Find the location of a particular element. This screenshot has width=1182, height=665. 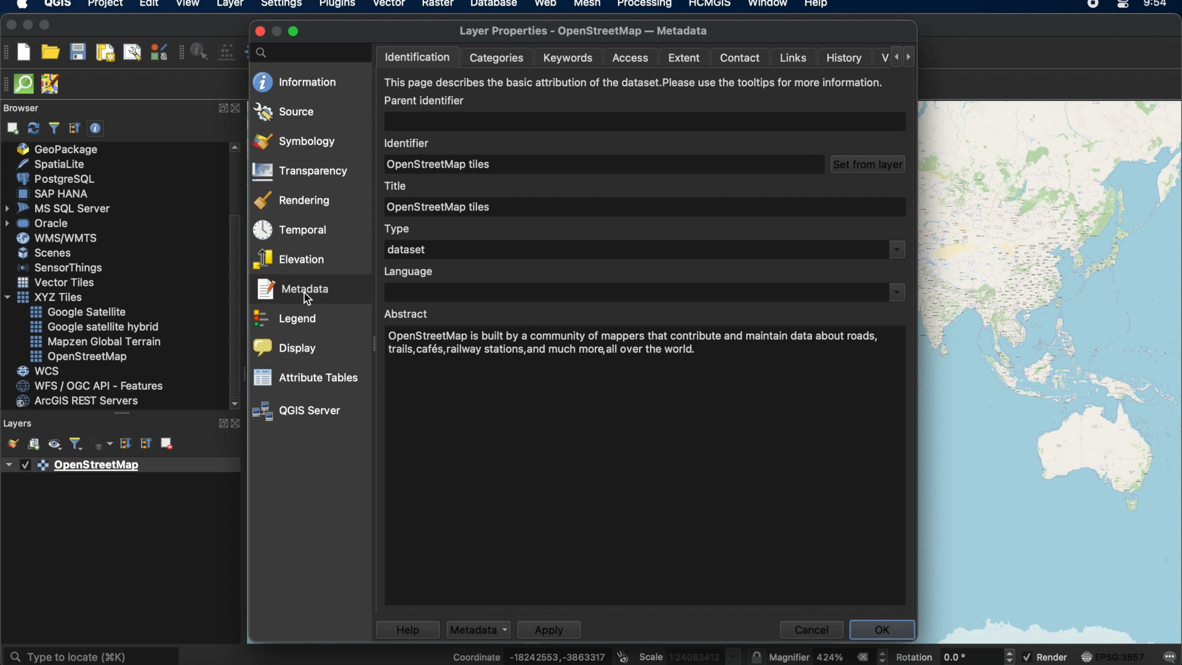

filter legend by expression is located at coordinates (103, 445).